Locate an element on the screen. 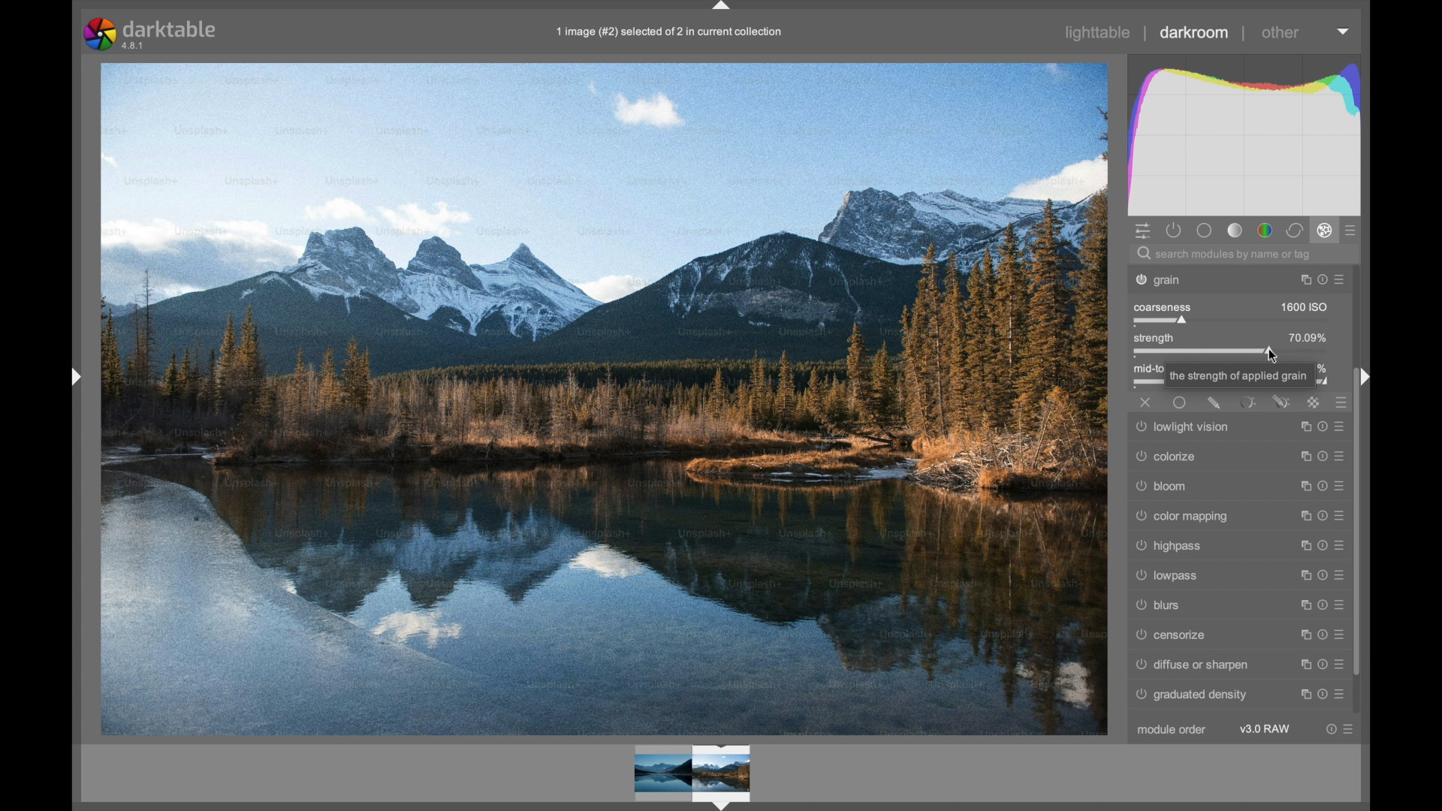 The height and width of the screenshot is (811, 1442). slider is located at coordinates (1205, 352).